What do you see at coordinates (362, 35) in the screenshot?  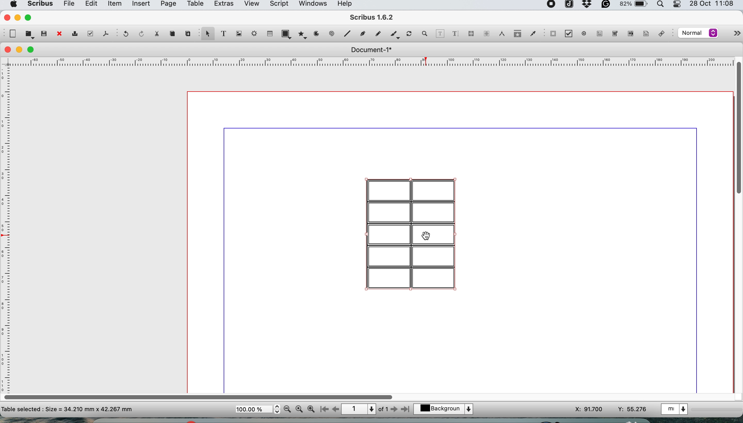 I see `bezier curve` at bounding box center [362, 35].